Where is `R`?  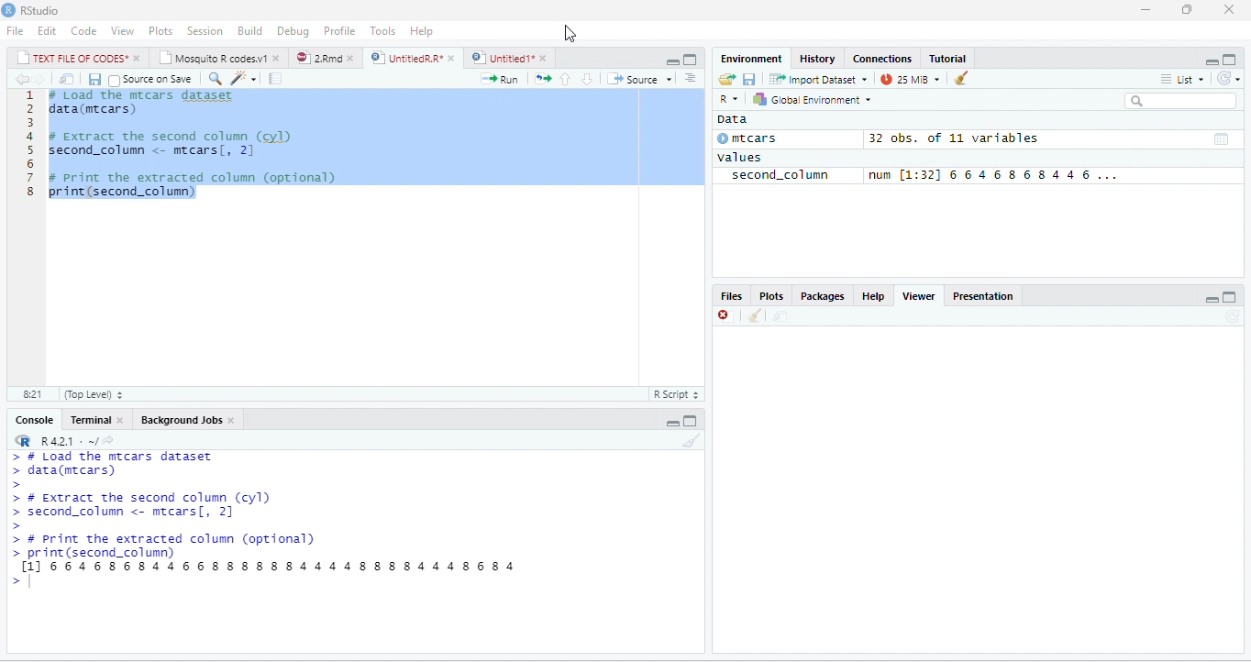 R is located at coordinates (732, 99).